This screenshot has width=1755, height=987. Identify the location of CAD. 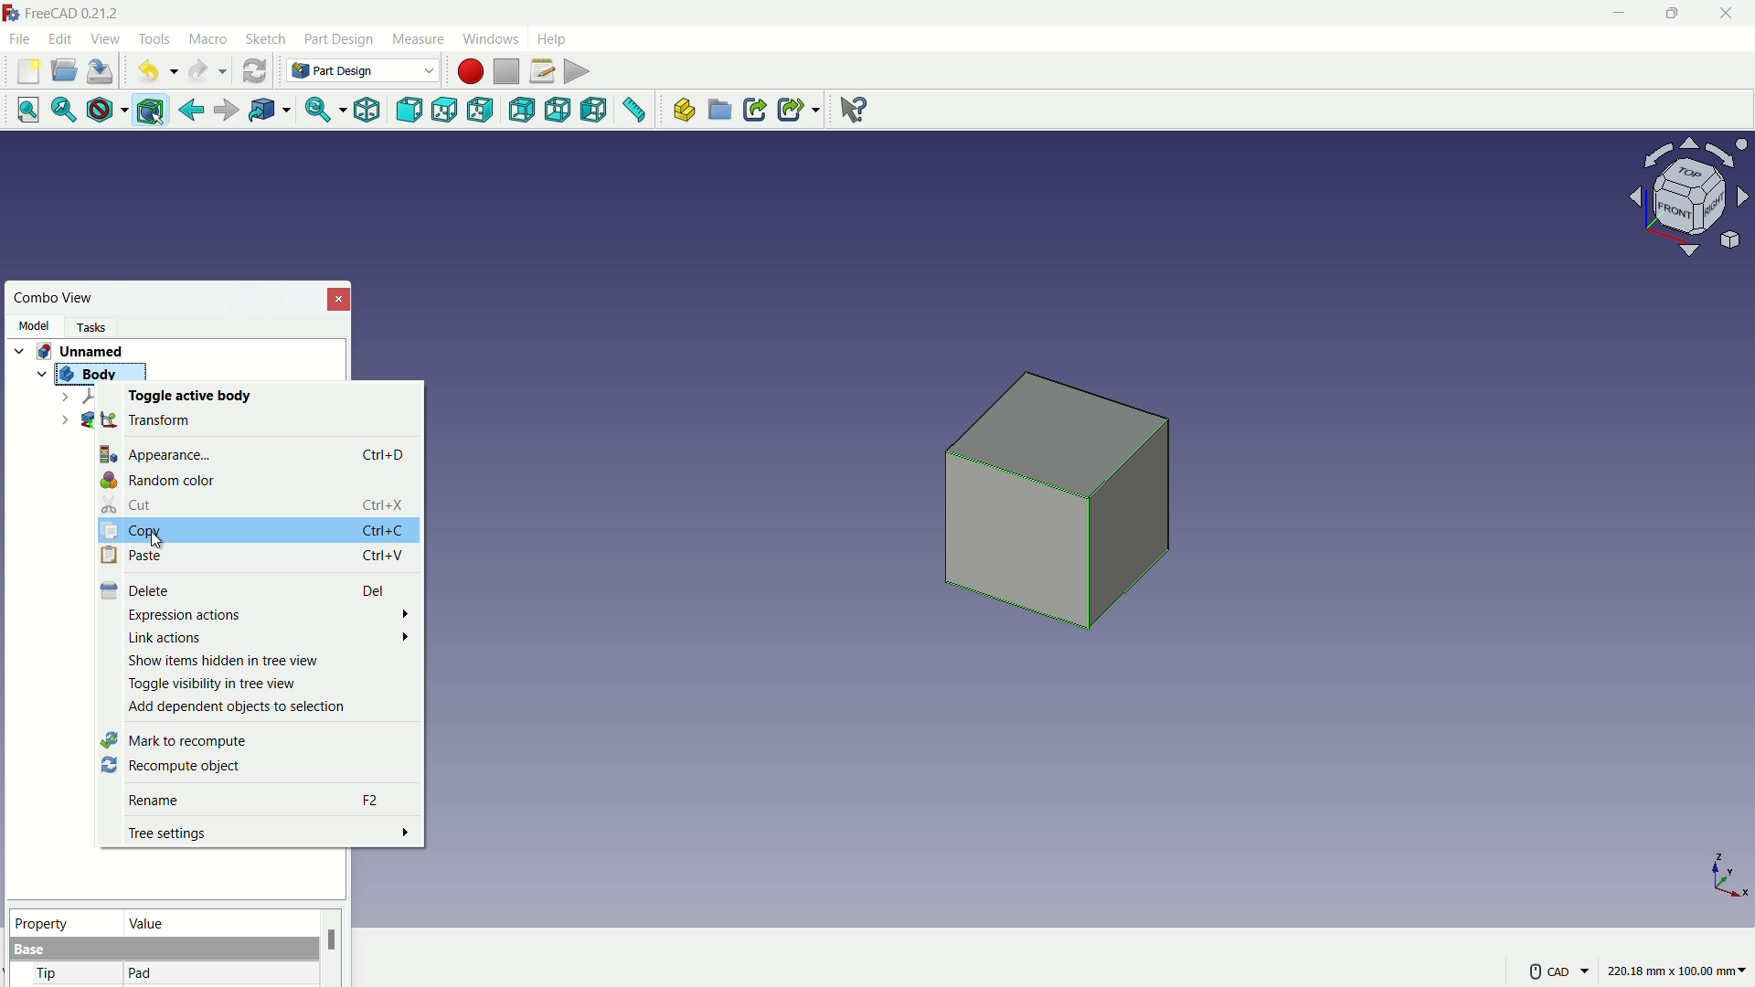
(1557, 970).